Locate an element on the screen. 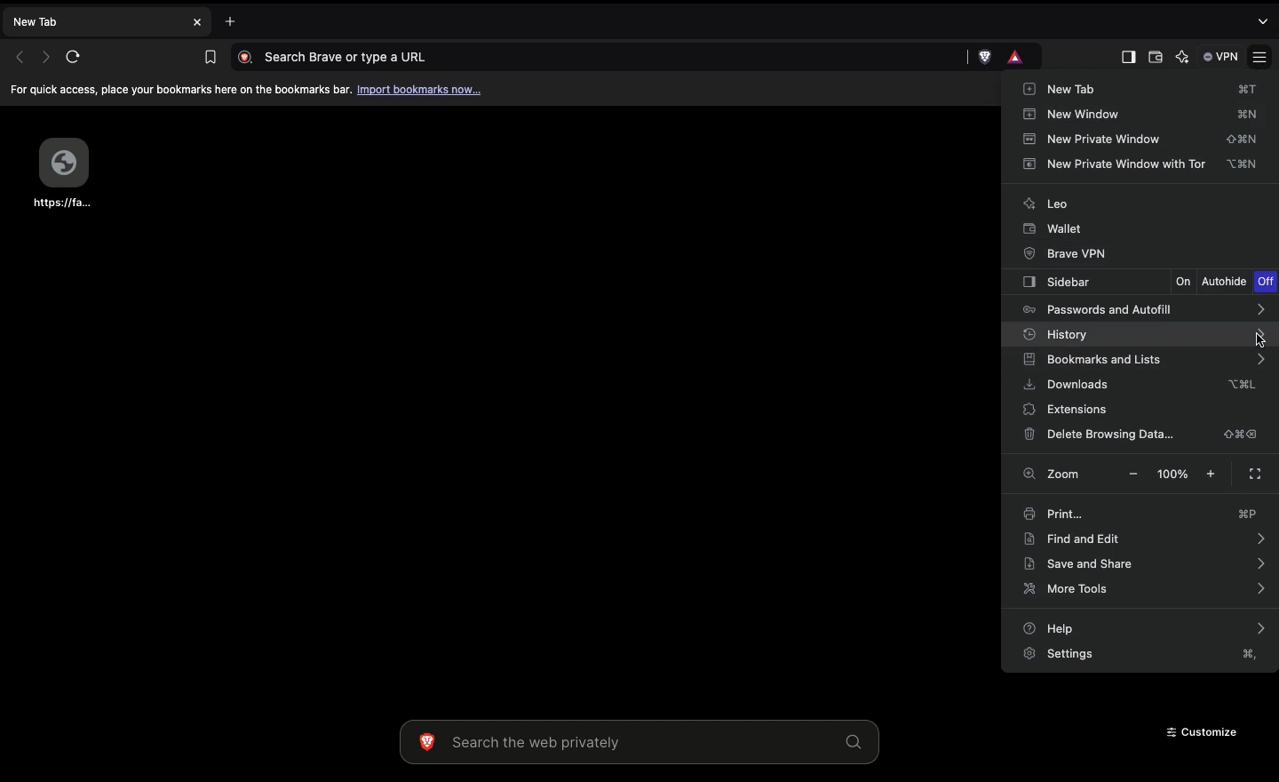  Leo is located at coordinates (1046, 203).